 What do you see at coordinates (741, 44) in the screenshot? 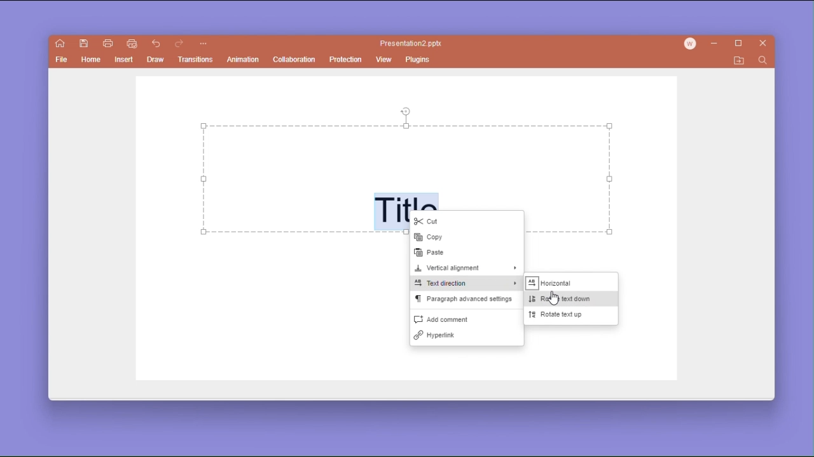
I see `maximize` at bounding box center [741, 44].